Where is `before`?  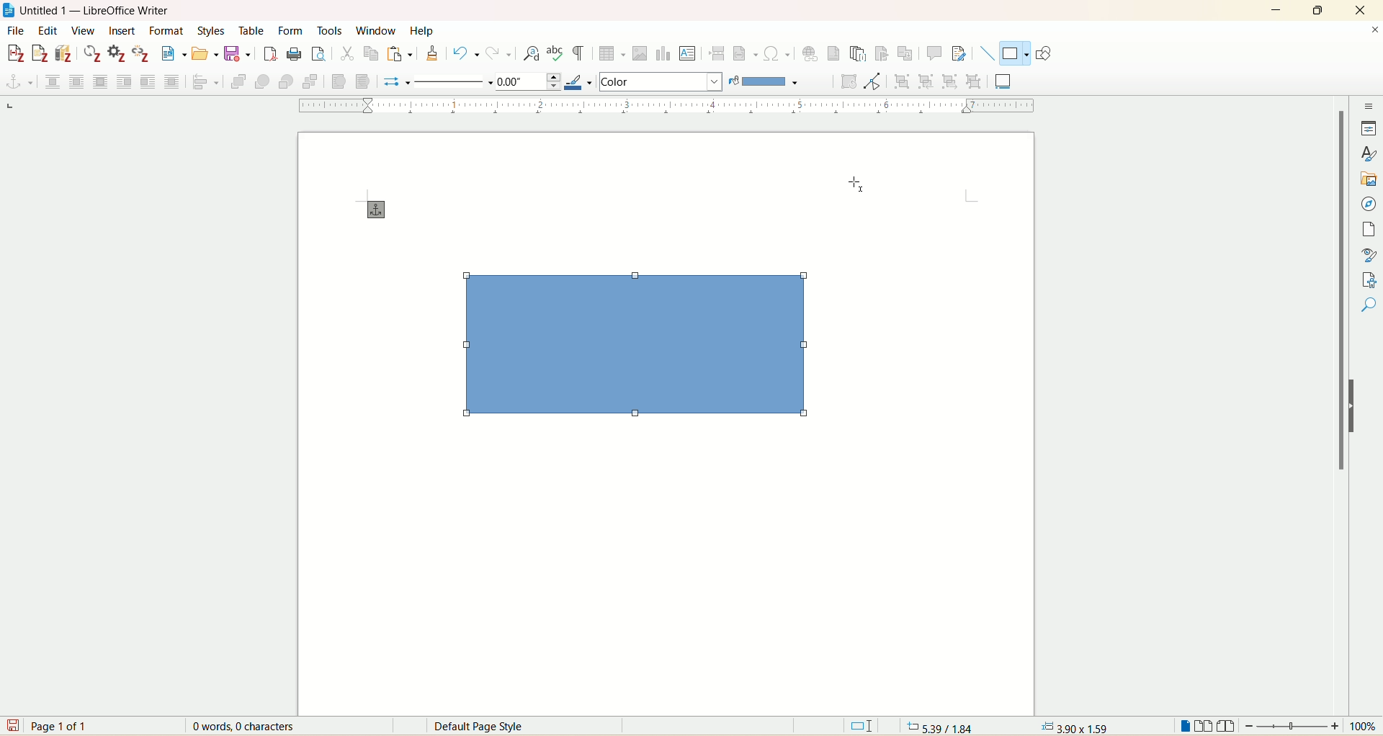
before is located at coordinates (125, 79).